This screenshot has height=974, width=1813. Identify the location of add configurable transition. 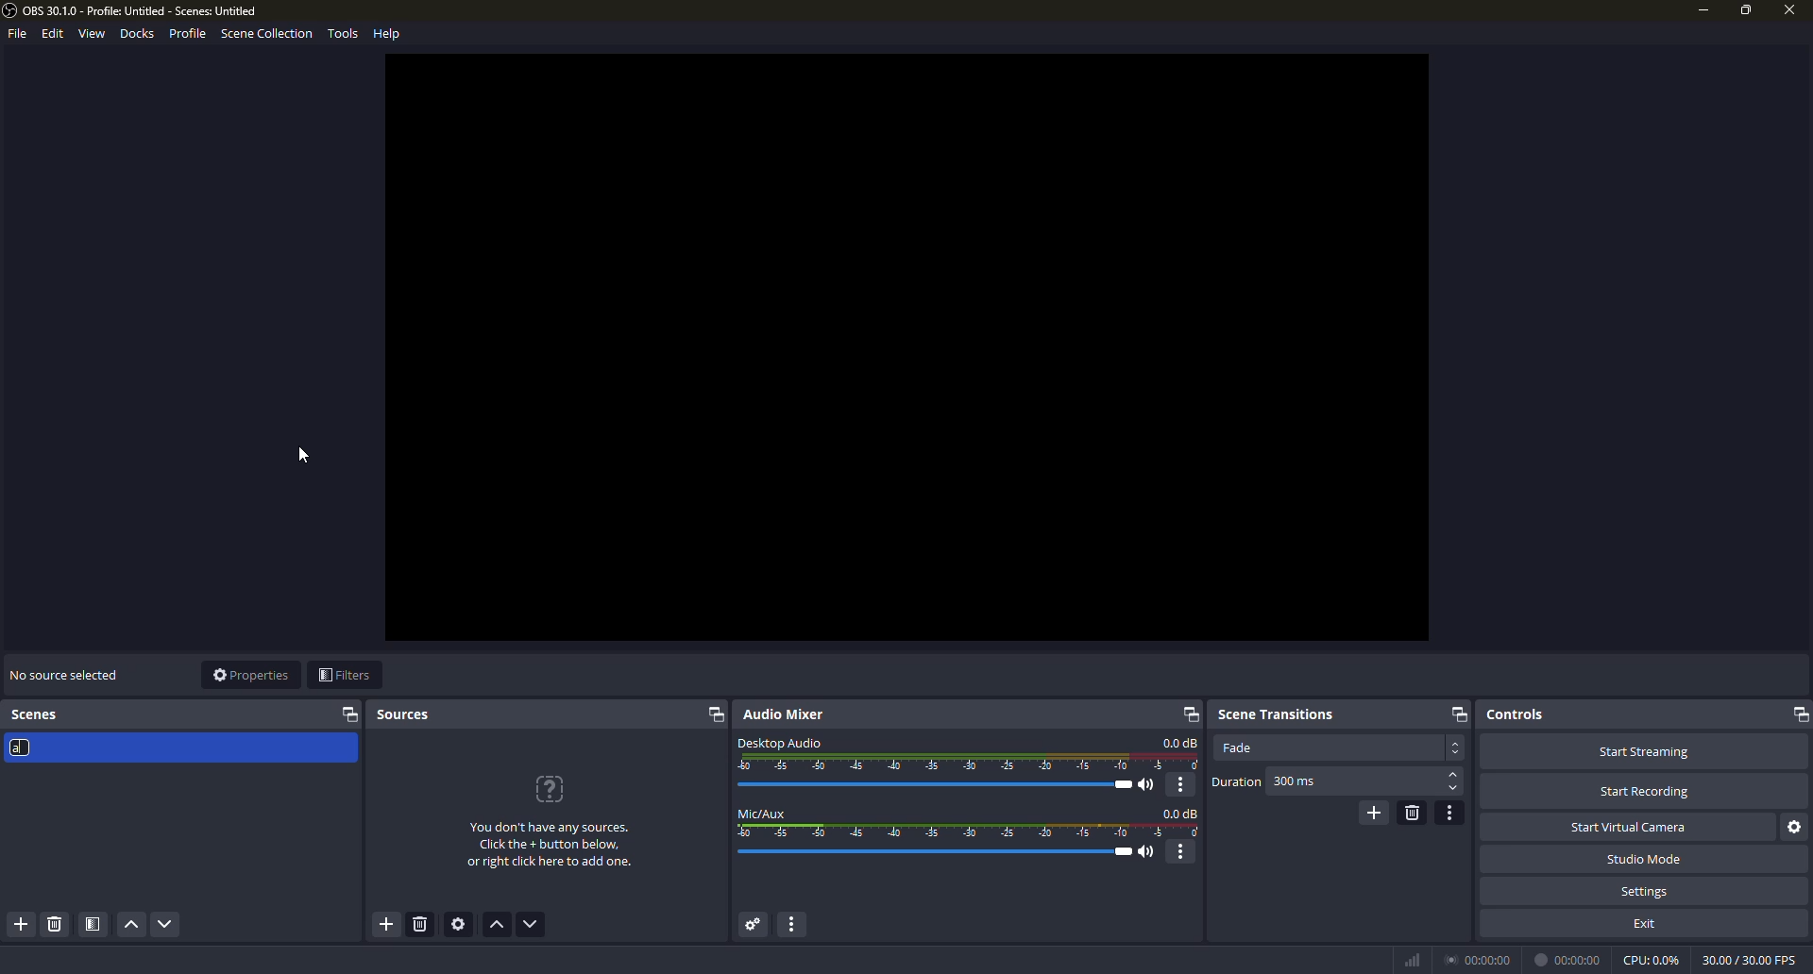
(1372, 812).